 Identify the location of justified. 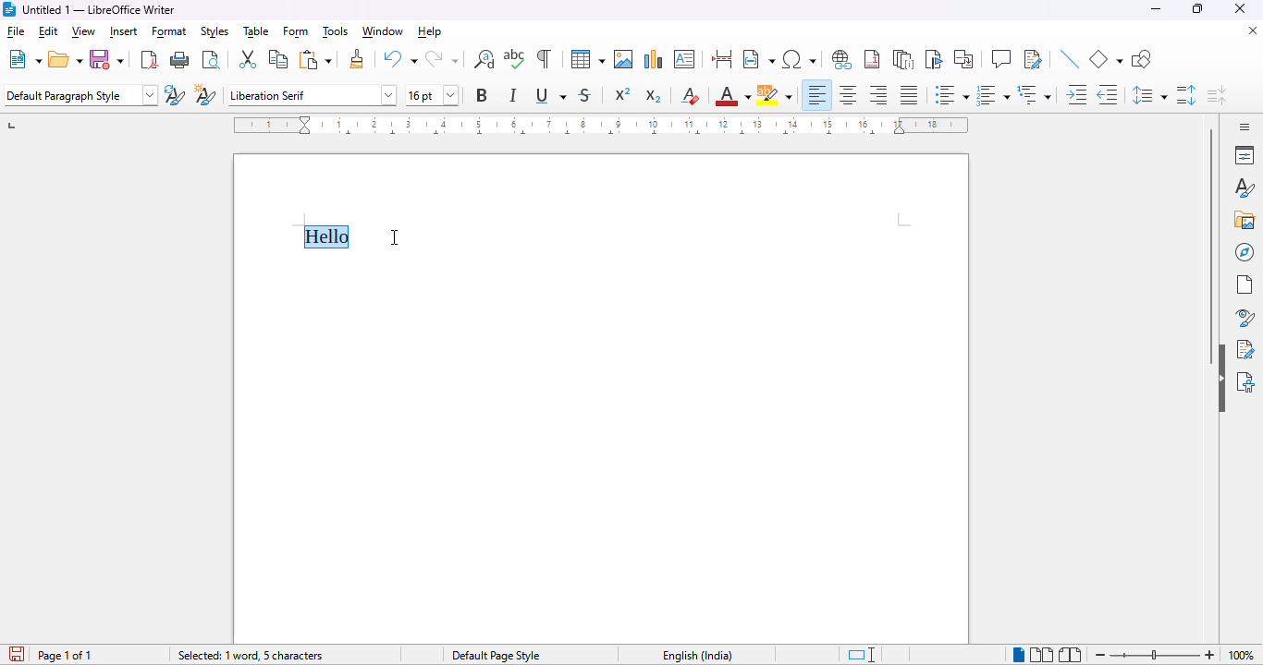
(910, 95).